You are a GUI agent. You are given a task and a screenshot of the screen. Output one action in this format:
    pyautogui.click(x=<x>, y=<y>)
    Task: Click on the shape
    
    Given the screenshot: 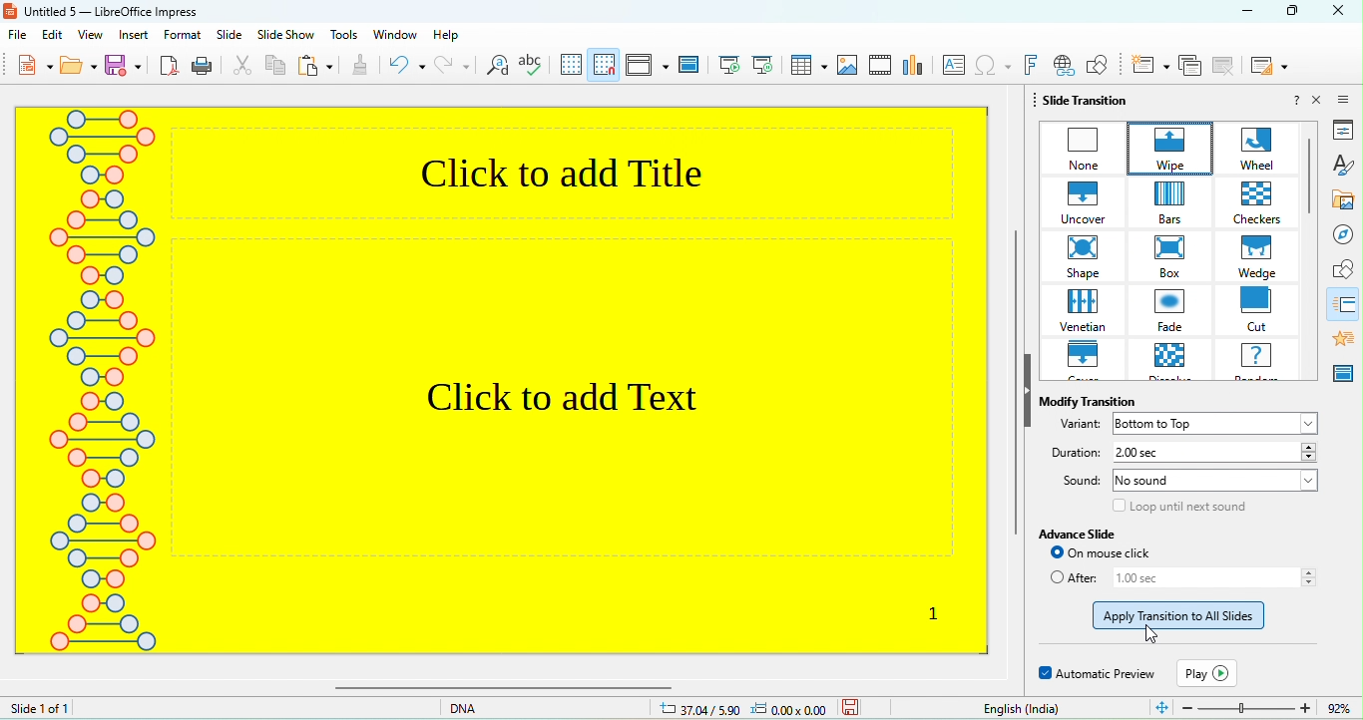 What is the action you would take?
    pyautogui.click(x=1082, y=256)
    